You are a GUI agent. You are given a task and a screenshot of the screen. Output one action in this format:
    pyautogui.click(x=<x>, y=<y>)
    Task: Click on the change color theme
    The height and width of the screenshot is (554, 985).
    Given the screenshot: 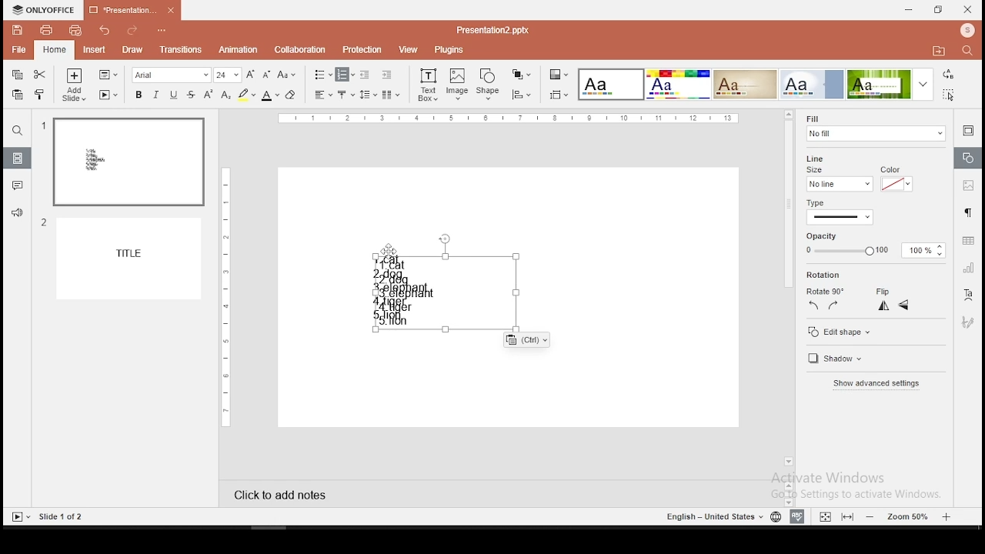 What is the action you would take?
    pyautogui.click(x=559, y=74)
    